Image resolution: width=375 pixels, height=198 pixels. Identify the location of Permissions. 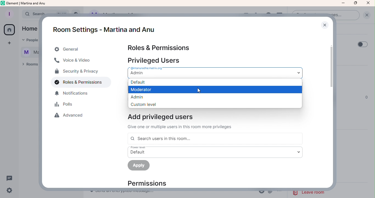
(152, 183).